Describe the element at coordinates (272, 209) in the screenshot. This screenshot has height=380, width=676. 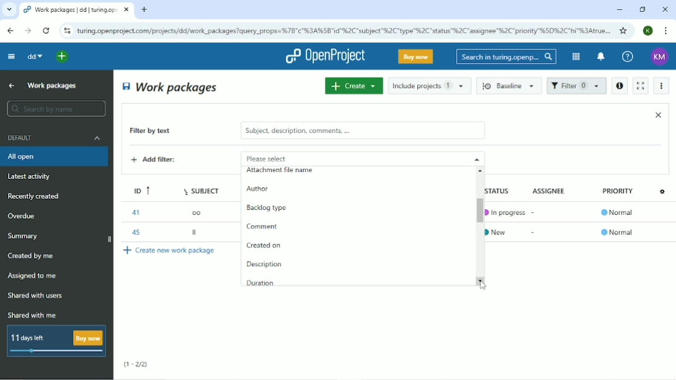
I see `Backlog type` at that location.